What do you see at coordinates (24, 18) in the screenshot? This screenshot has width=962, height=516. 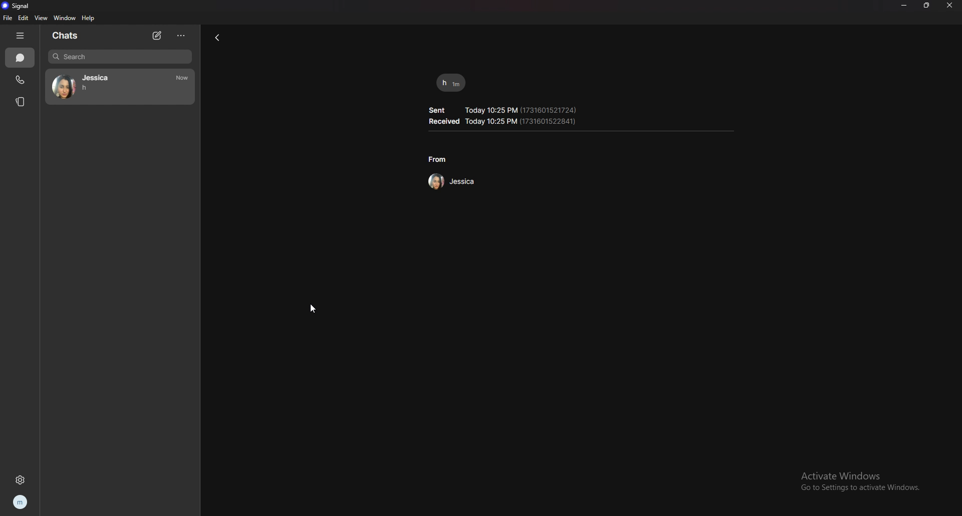 I see `edit` at bounding box center [24, 18].